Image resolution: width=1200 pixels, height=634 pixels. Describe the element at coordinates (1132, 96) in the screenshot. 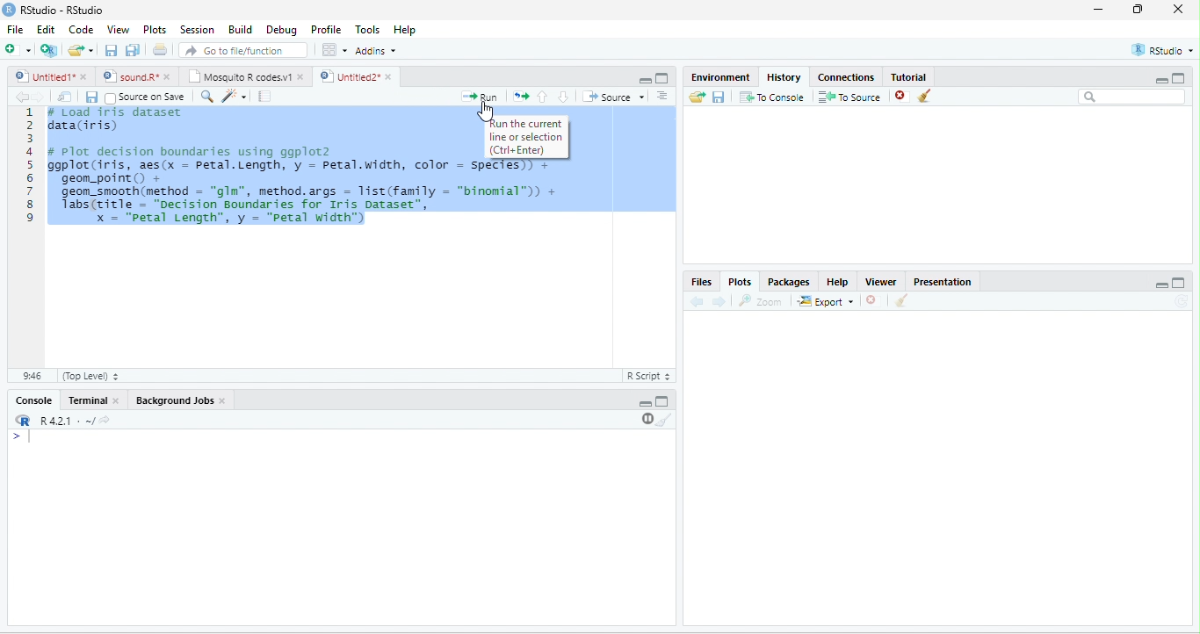

I see `search bar` at that location.